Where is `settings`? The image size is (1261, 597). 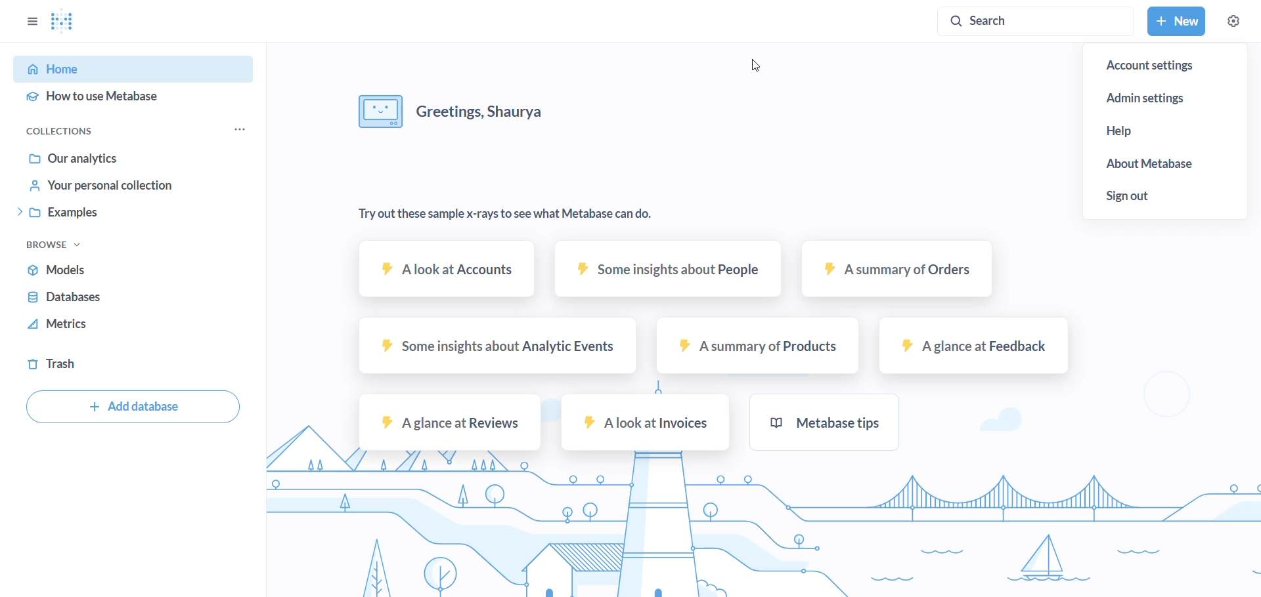 settings is located at coordinates (1235, 21).